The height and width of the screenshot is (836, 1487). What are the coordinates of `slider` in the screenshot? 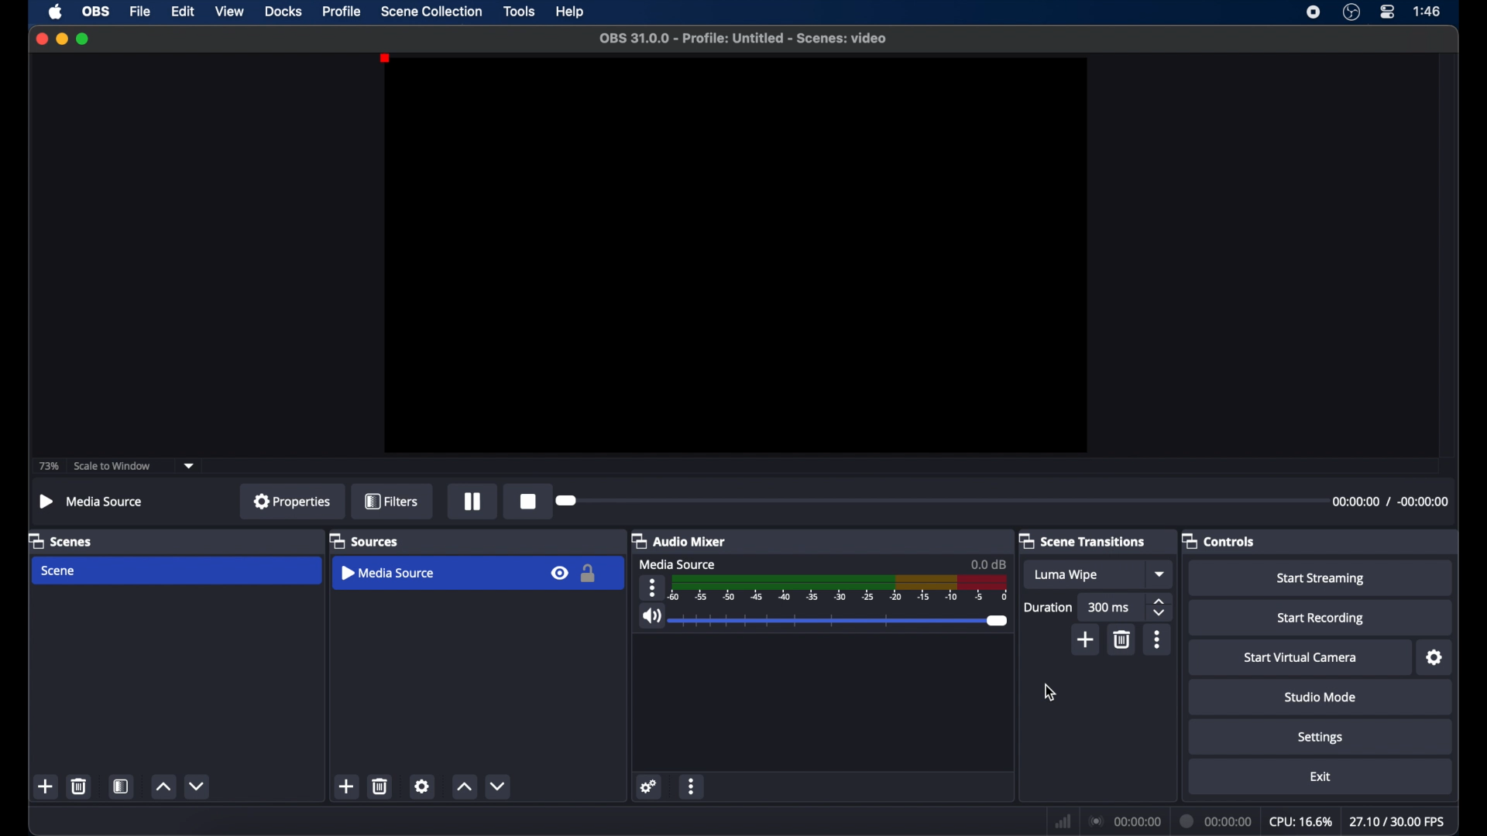 It's located at (842, 621).